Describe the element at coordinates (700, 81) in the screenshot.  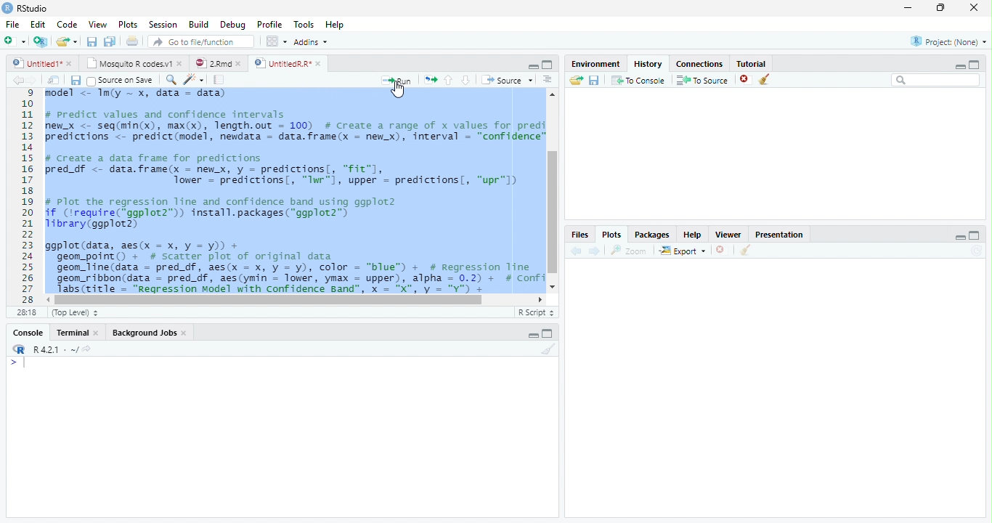
I see `To Source` at that location.